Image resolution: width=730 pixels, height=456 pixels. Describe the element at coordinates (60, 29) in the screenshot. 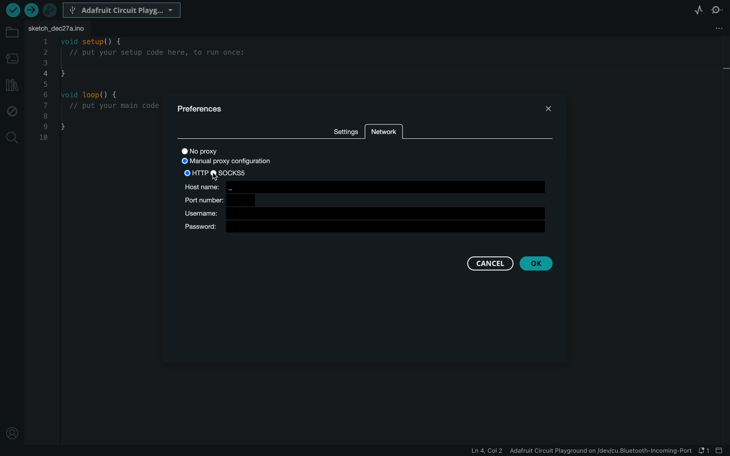

I see `file tab` at that location.